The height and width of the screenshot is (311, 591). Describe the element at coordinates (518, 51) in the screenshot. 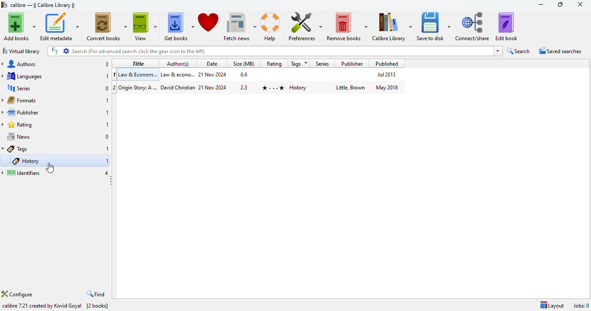

I see `search` at that location.